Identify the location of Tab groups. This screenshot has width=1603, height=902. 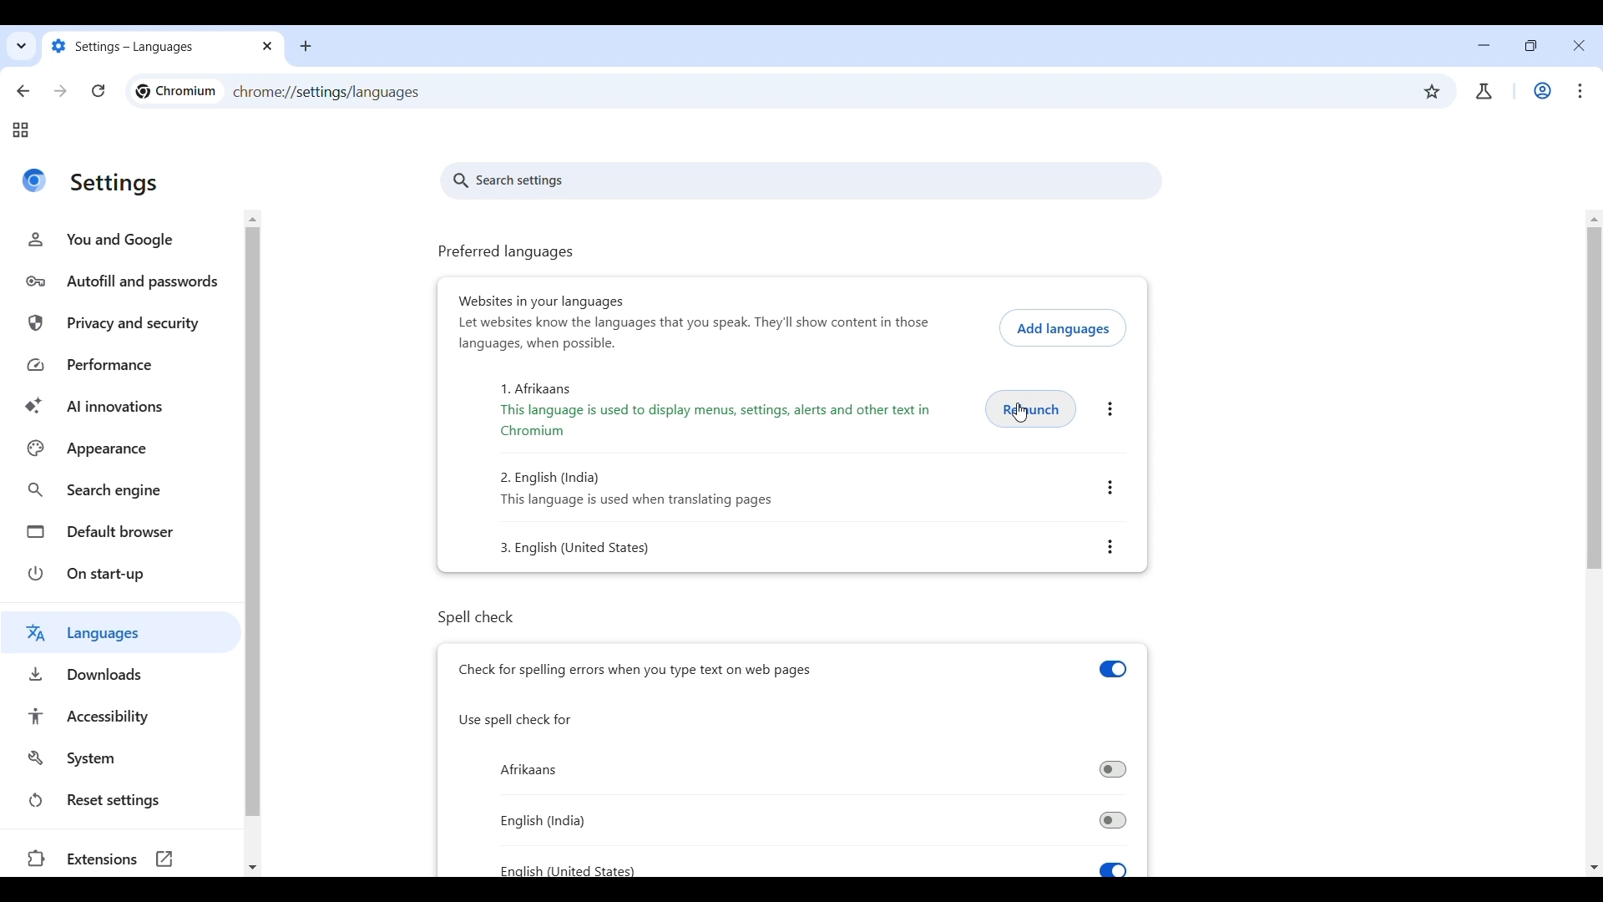
(20, 130).